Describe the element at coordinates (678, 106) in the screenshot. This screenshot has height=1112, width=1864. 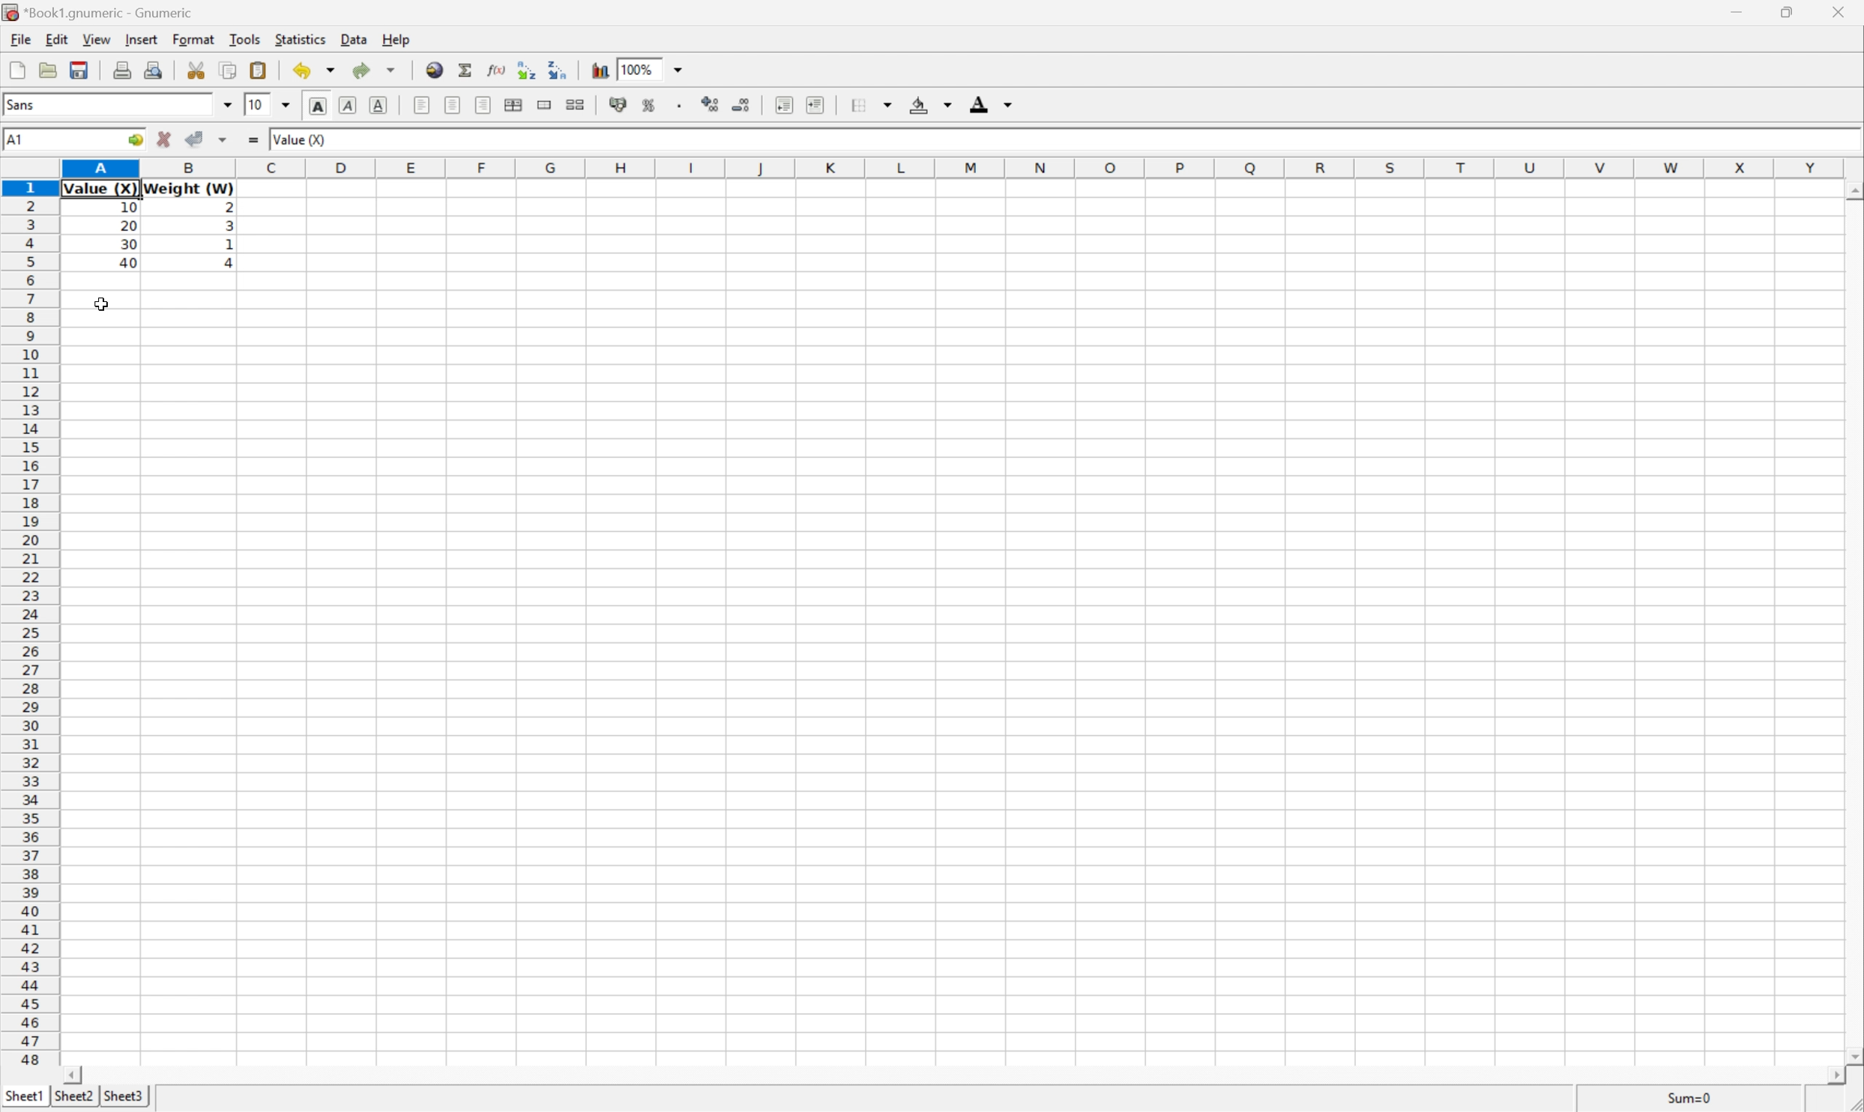
I see `Set the format of the selected cells to include a thousands separator` at that location.